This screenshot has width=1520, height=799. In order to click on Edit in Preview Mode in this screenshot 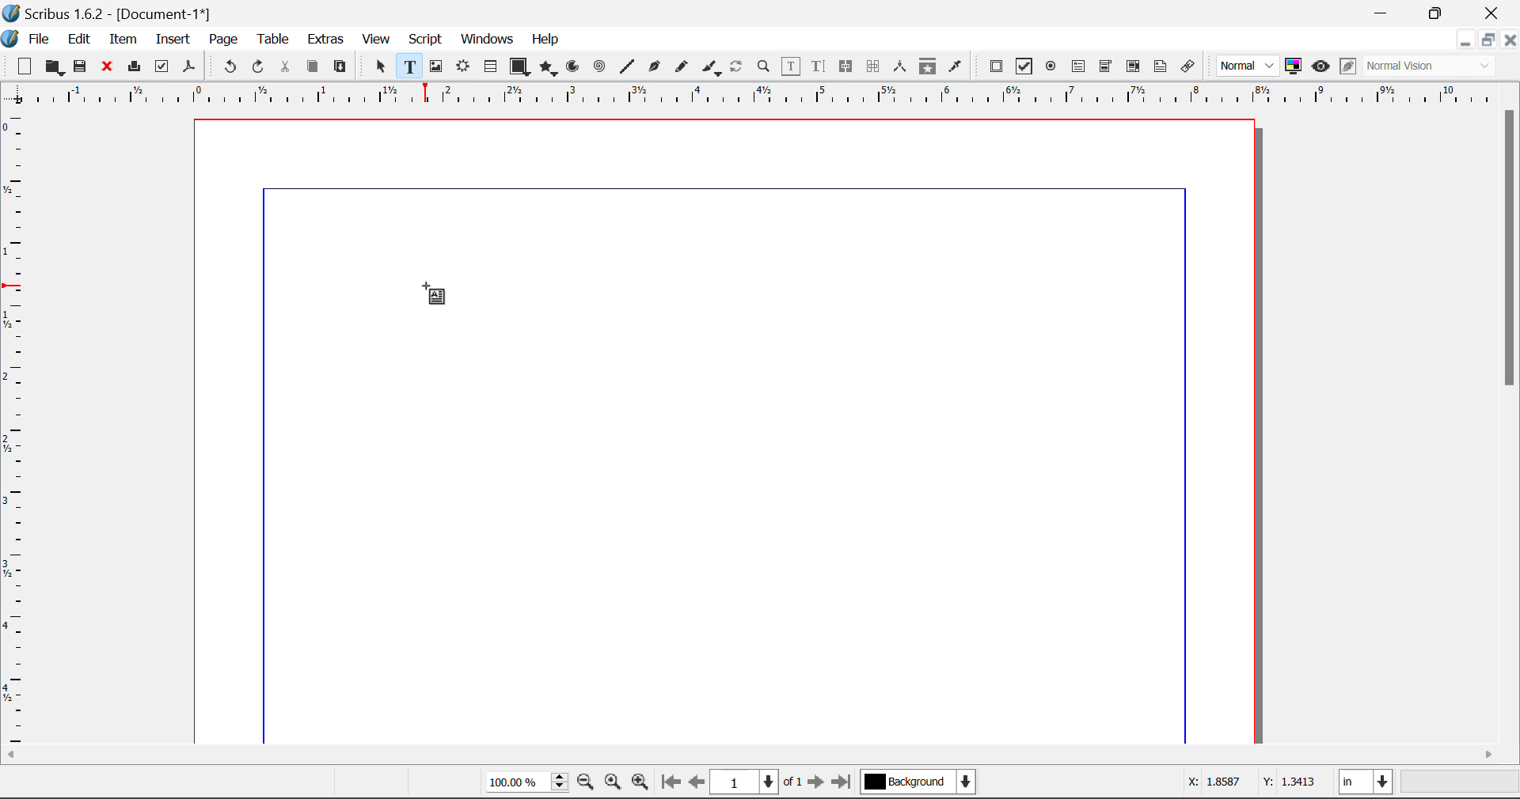, I will do `click(1347, 68)`.